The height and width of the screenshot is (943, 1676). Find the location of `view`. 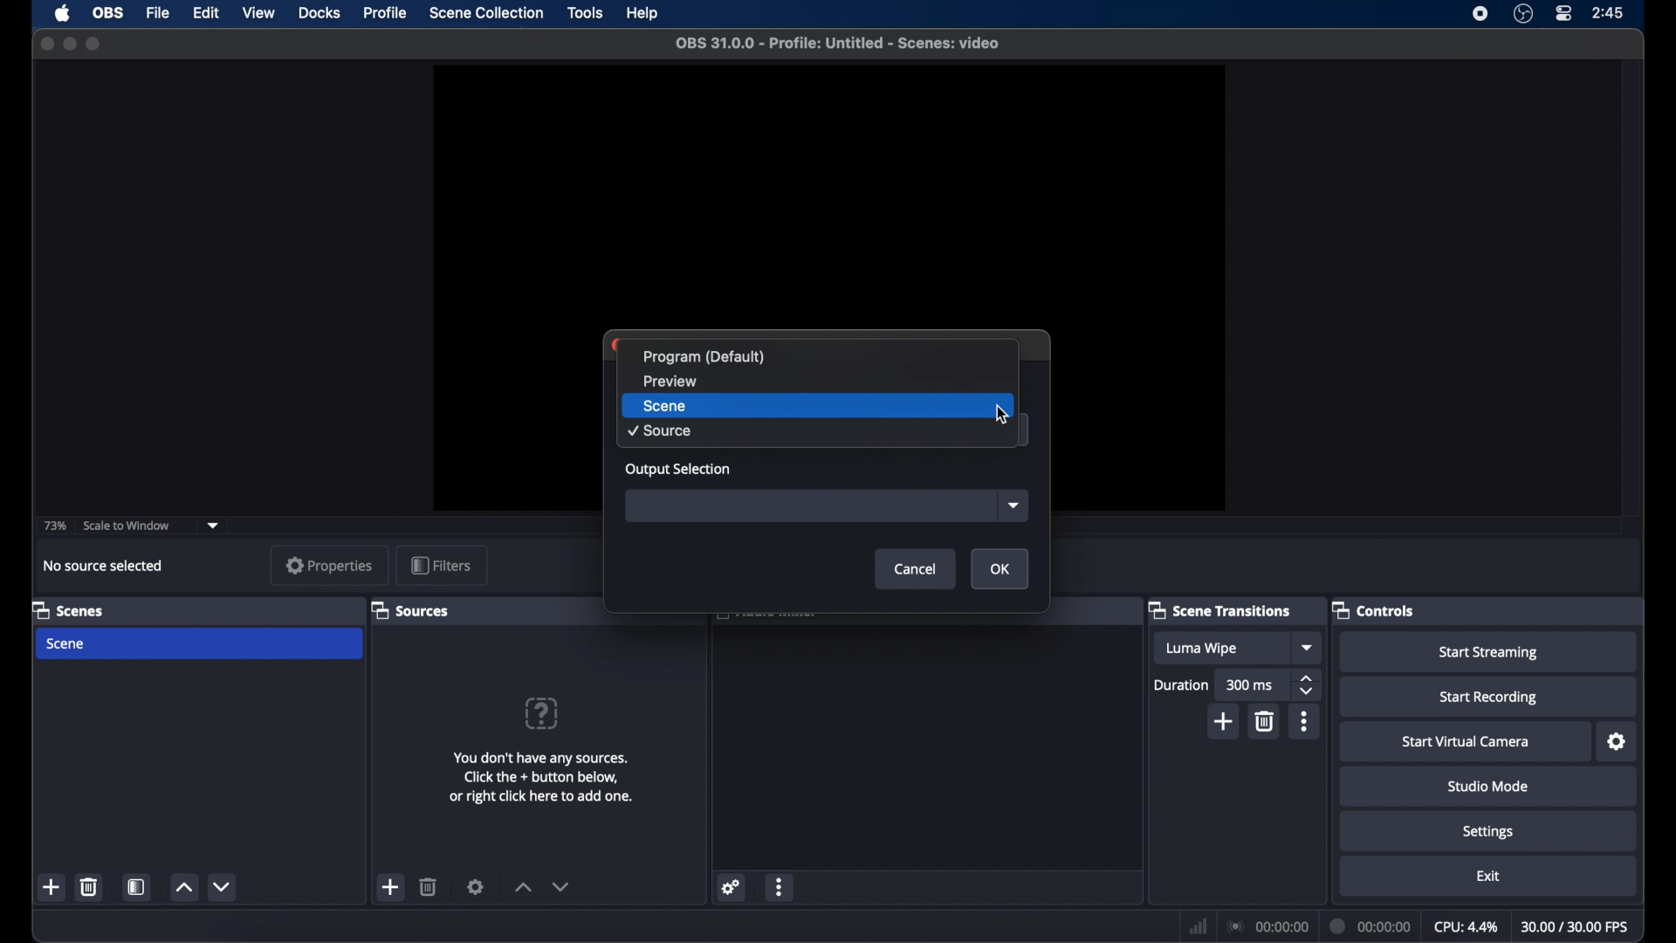

view is located at coordinates (258, 14).